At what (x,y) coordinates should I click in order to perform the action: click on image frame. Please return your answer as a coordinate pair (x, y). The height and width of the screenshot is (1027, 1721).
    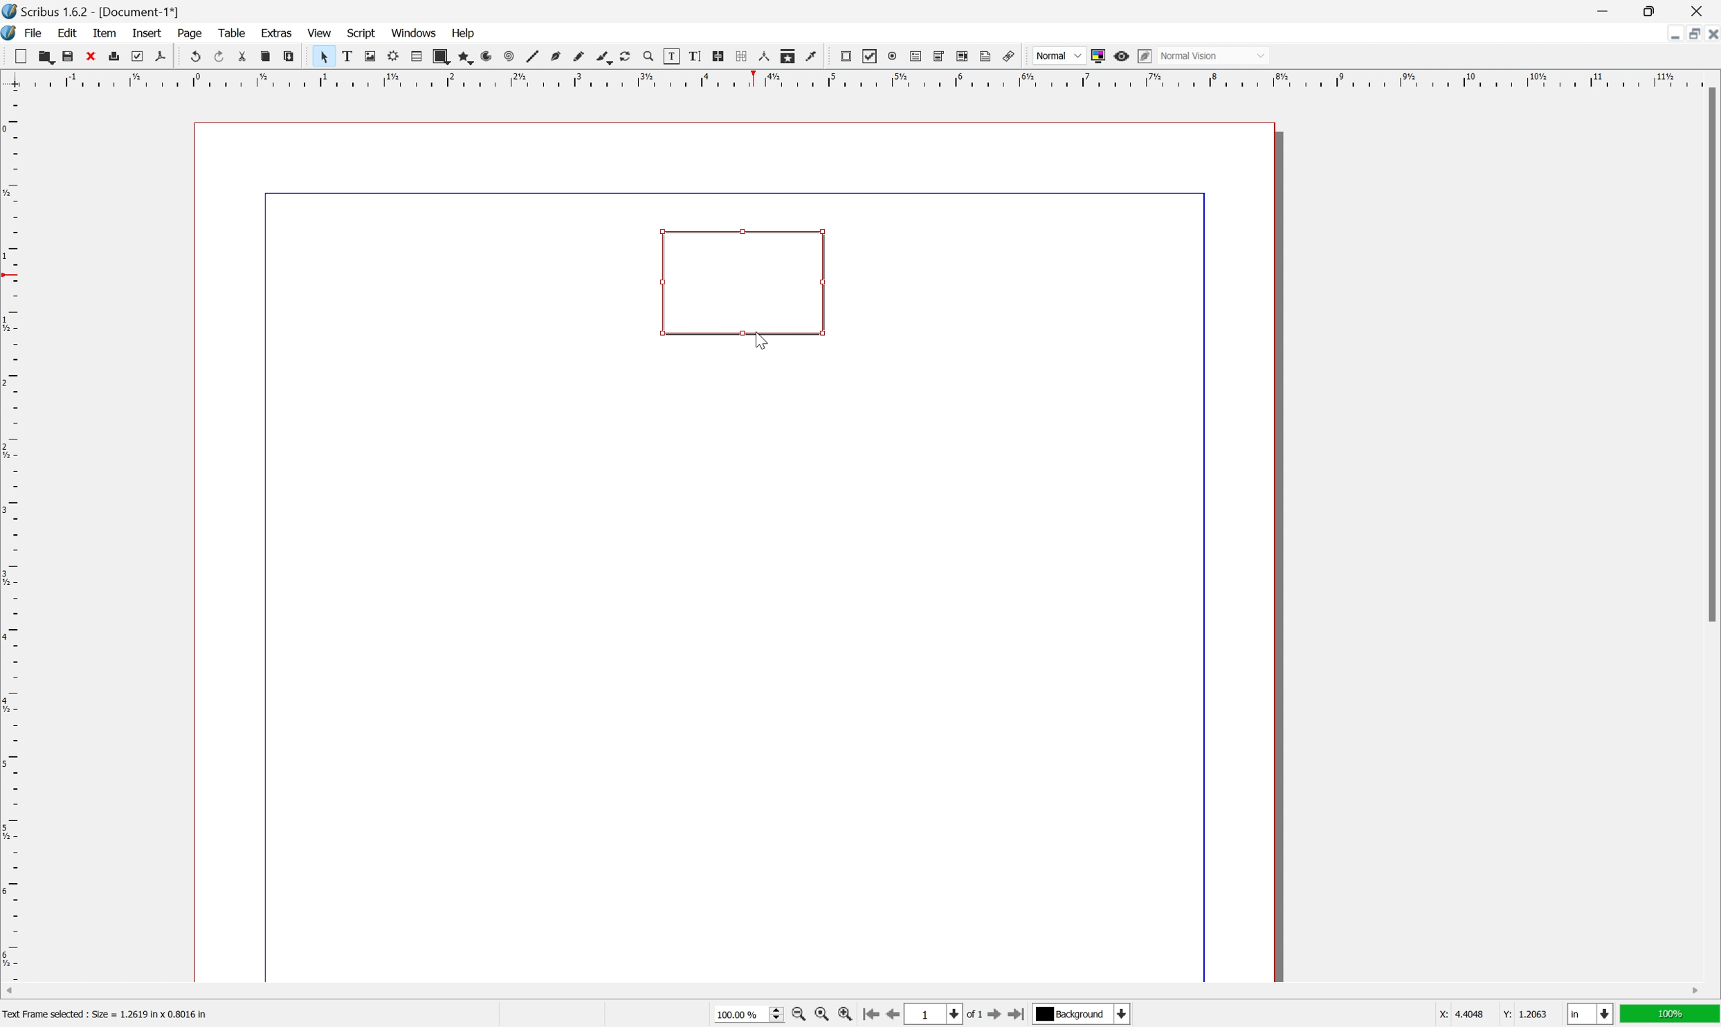
    Looking at the image, I should click on (371, 56).